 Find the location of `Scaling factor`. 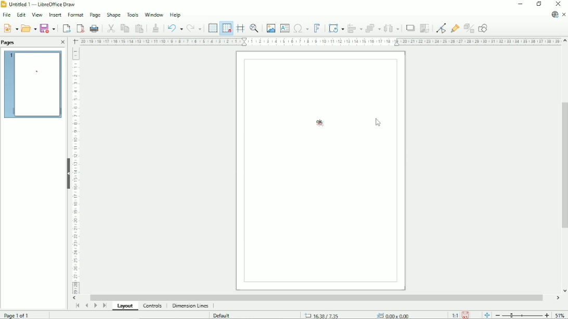

Scaling factor is located at coordinates (455, 315).